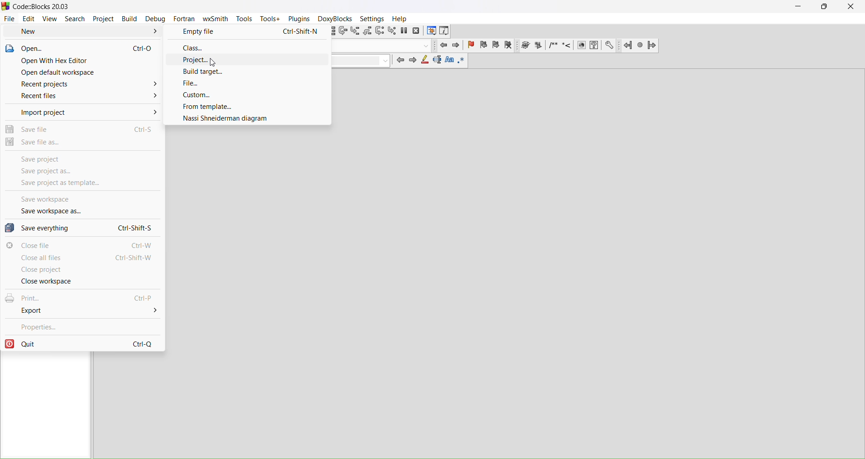  What do you see at coordinates (247, 120) in the screenshot?
I see `nassi shneiderman diagram` at bounding box center [247, 120].